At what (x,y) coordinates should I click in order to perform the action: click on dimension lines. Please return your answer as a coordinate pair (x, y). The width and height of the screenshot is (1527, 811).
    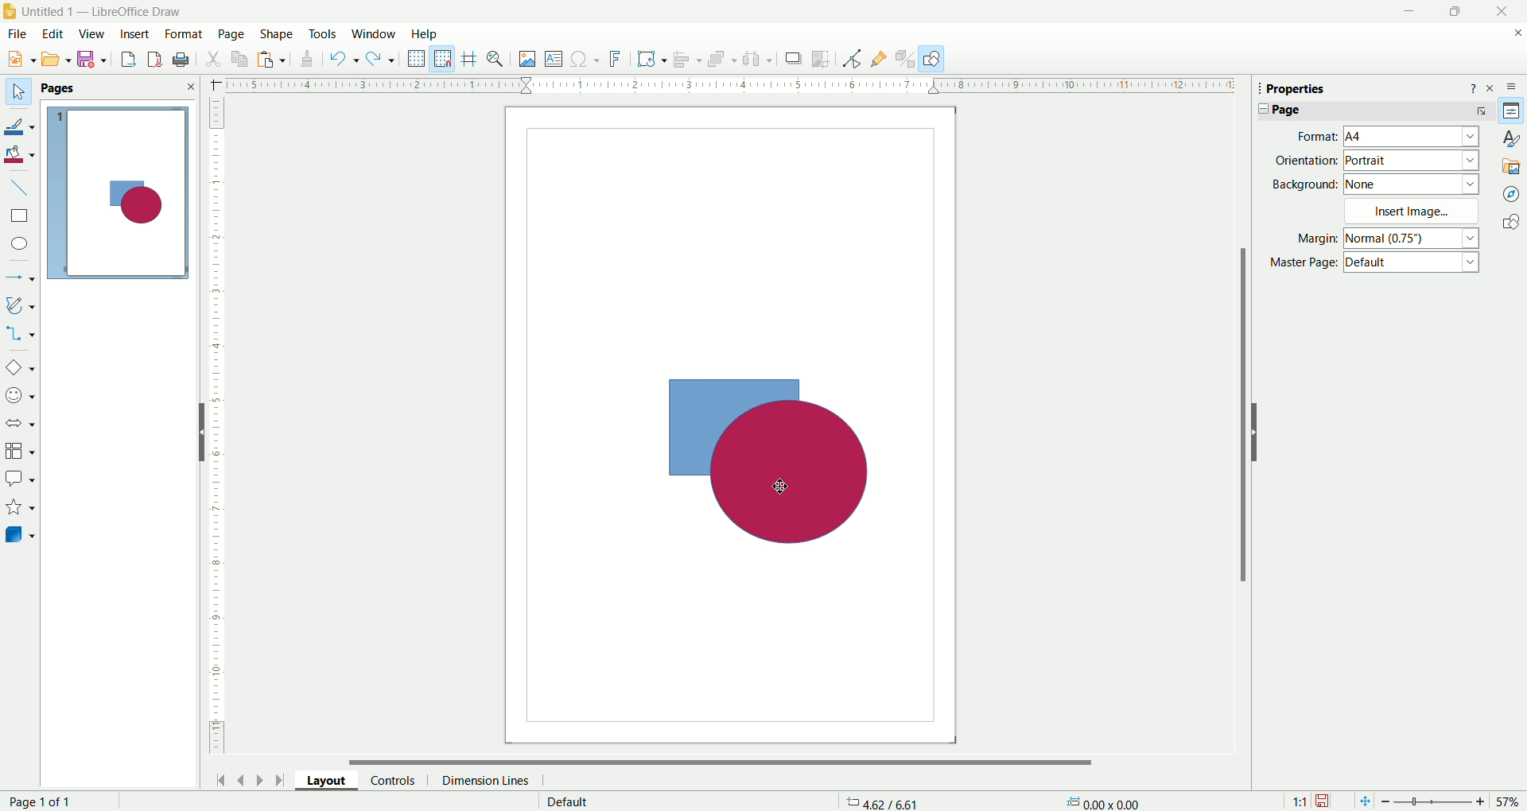
    Looking at the image, I should click on (488, 779).